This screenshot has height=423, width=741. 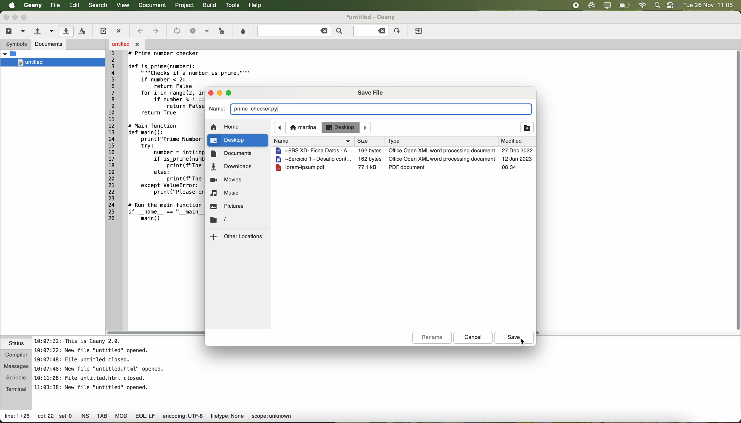 I want to click on terminal, so click(x=17, y=389).